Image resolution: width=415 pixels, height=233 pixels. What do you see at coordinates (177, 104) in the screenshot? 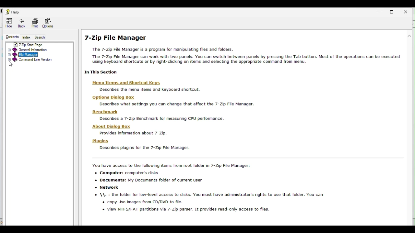
I see `description text` at bounding box center [177, 104].